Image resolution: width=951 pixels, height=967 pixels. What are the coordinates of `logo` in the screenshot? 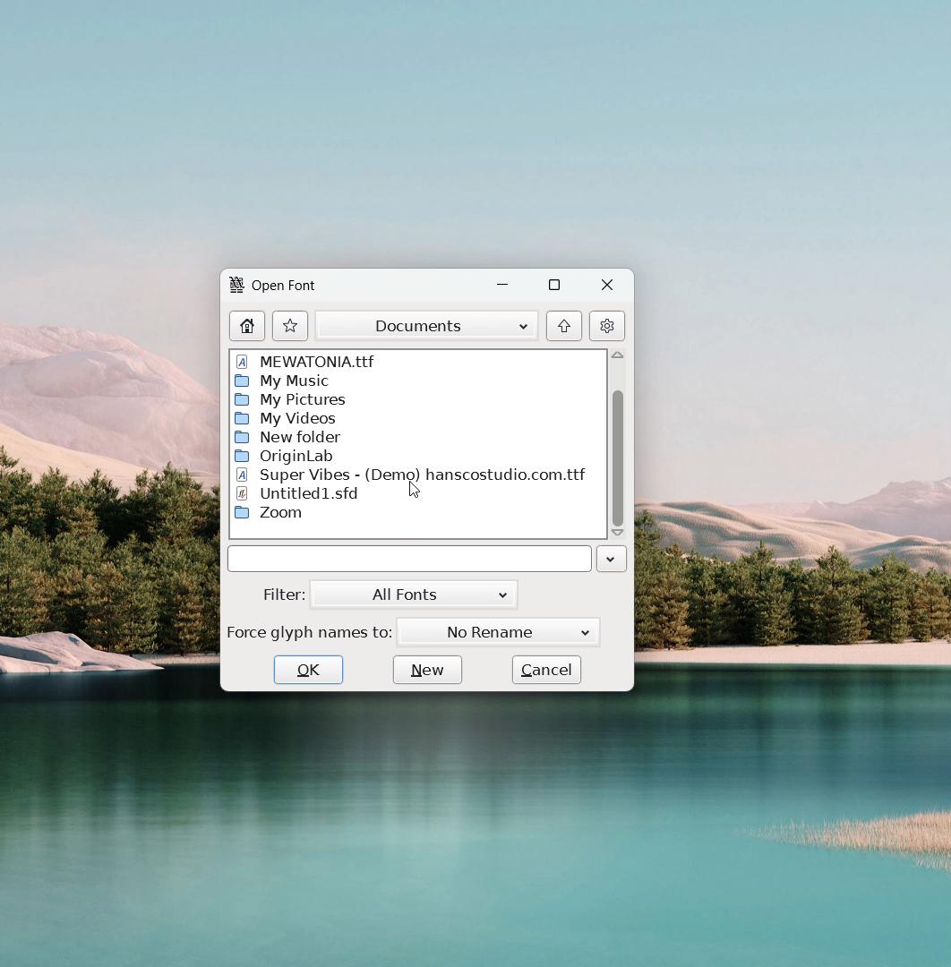 It's located at (236, 285).